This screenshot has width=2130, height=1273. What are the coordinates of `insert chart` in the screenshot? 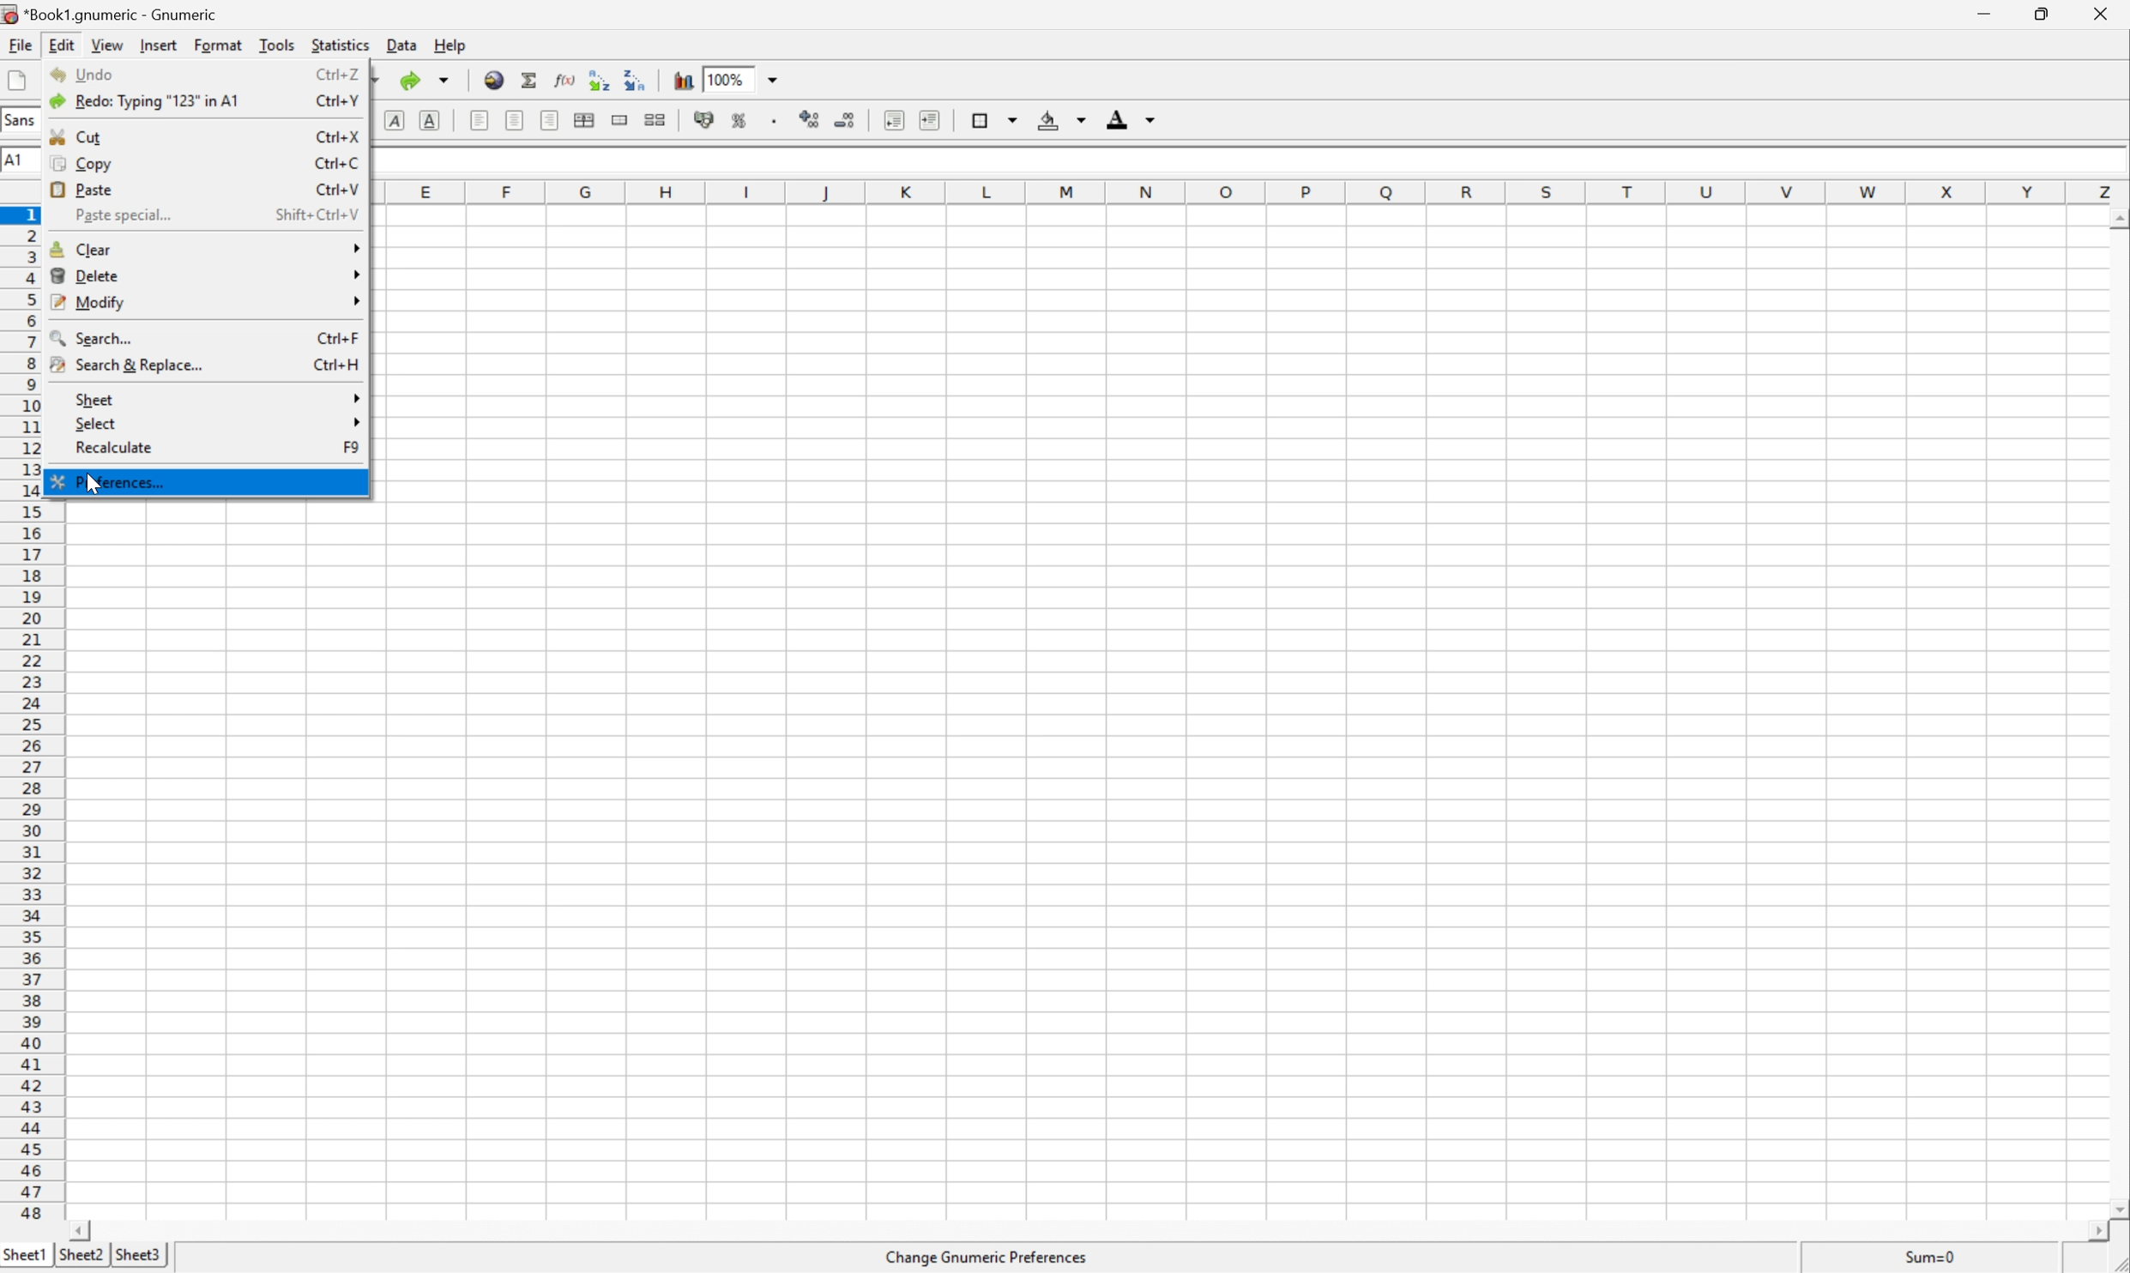 It's located at (683, 79).